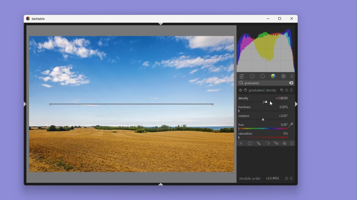  What do you see at coordinates (267, 19) in the screenshot?
I see `Minimise` at bounding box center [267, 19].